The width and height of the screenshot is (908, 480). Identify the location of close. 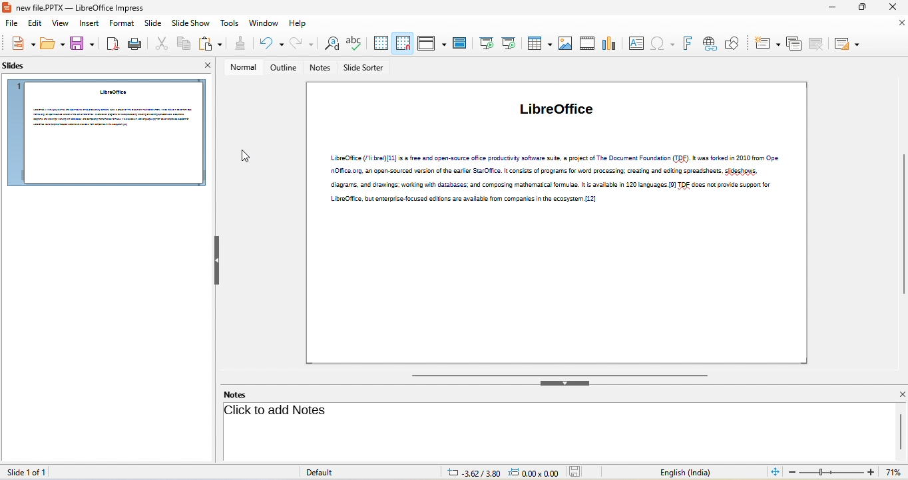
(900, 25).